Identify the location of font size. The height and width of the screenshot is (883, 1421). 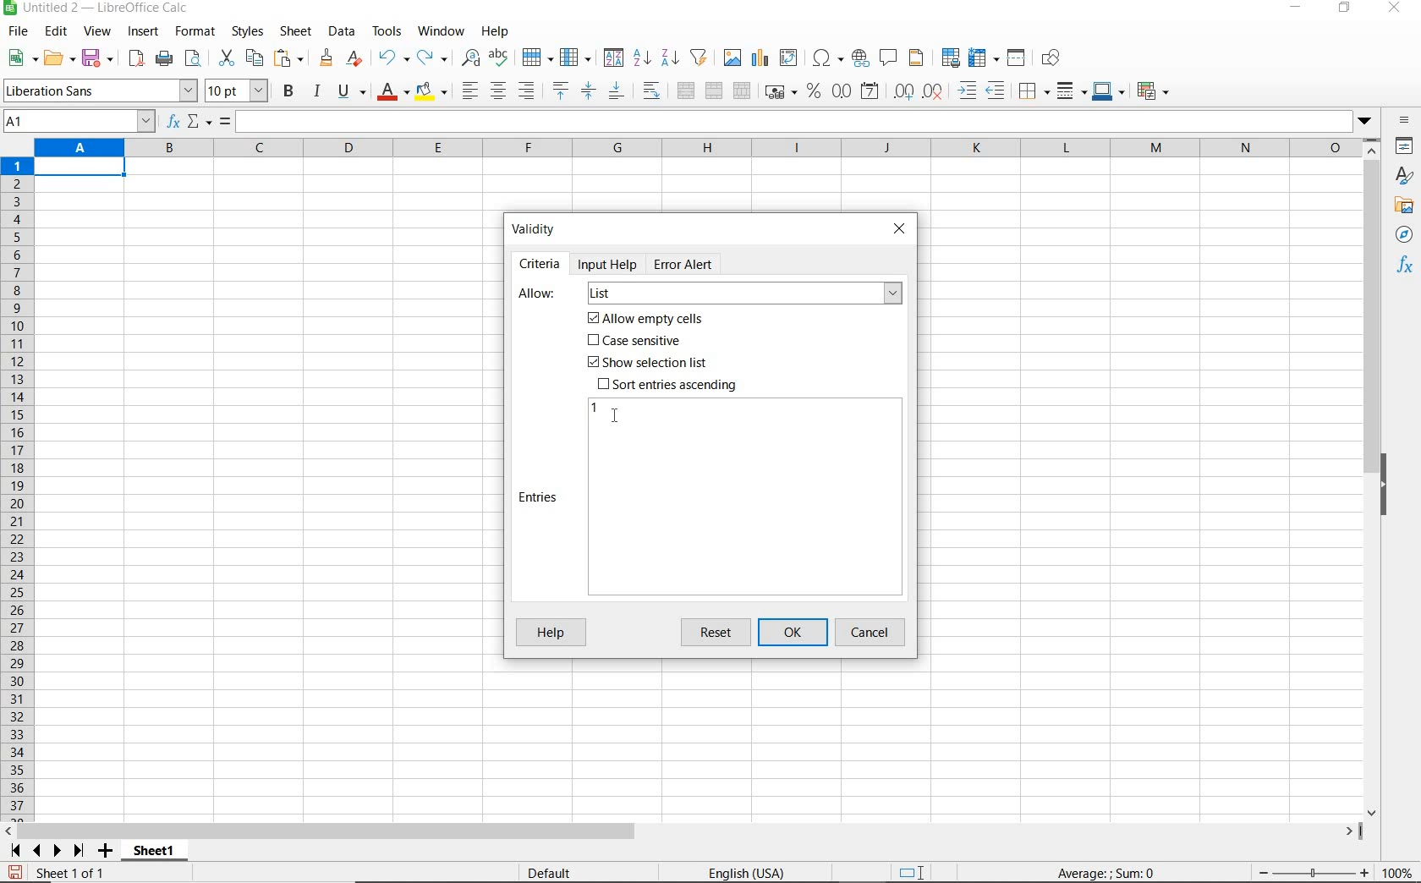
(237, 90).